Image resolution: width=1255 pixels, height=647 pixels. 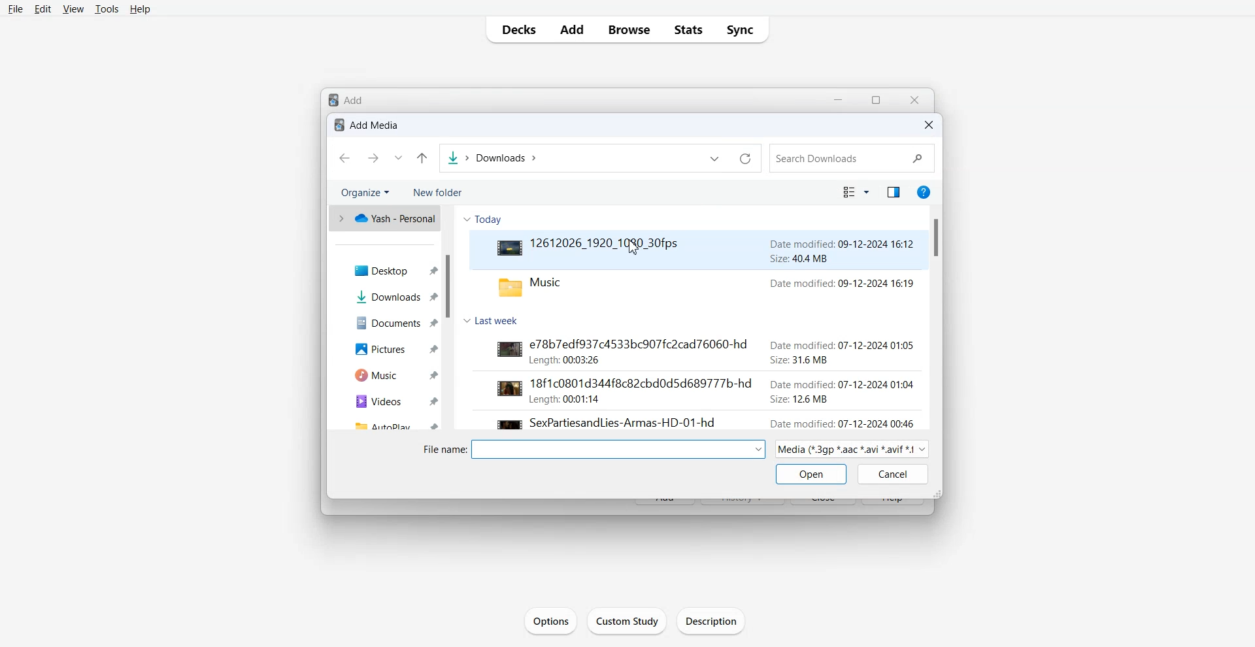 What do you see at coordinates (390, 423) in the screenshot?
I see `Autoplay` at bounding box center [390, 423].